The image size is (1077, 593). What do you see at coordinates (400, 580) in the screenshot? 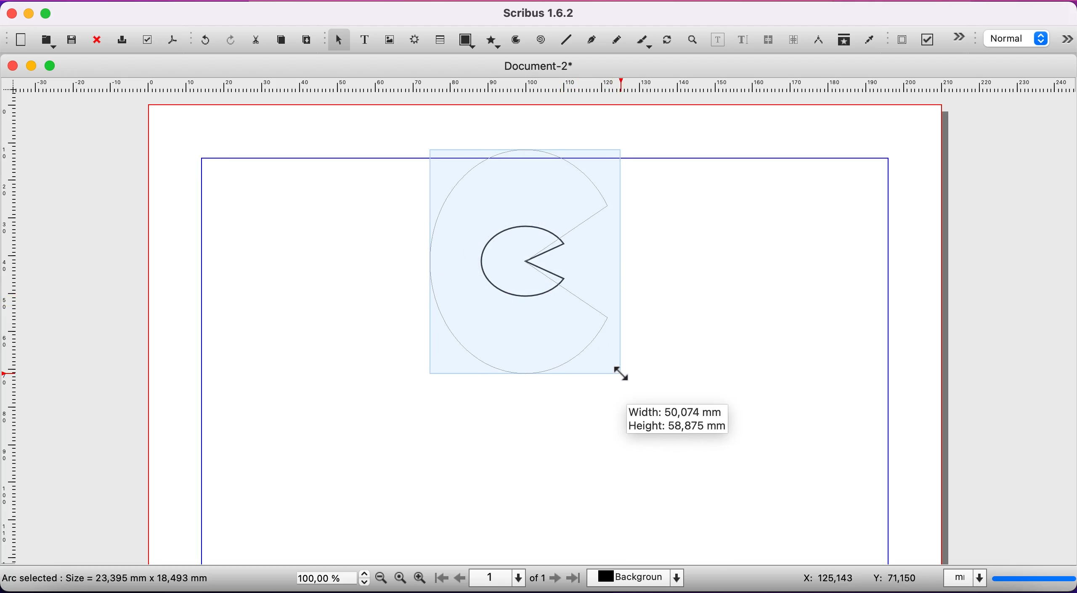
I see `zoom to 100%` at bounding box center [400, 580].